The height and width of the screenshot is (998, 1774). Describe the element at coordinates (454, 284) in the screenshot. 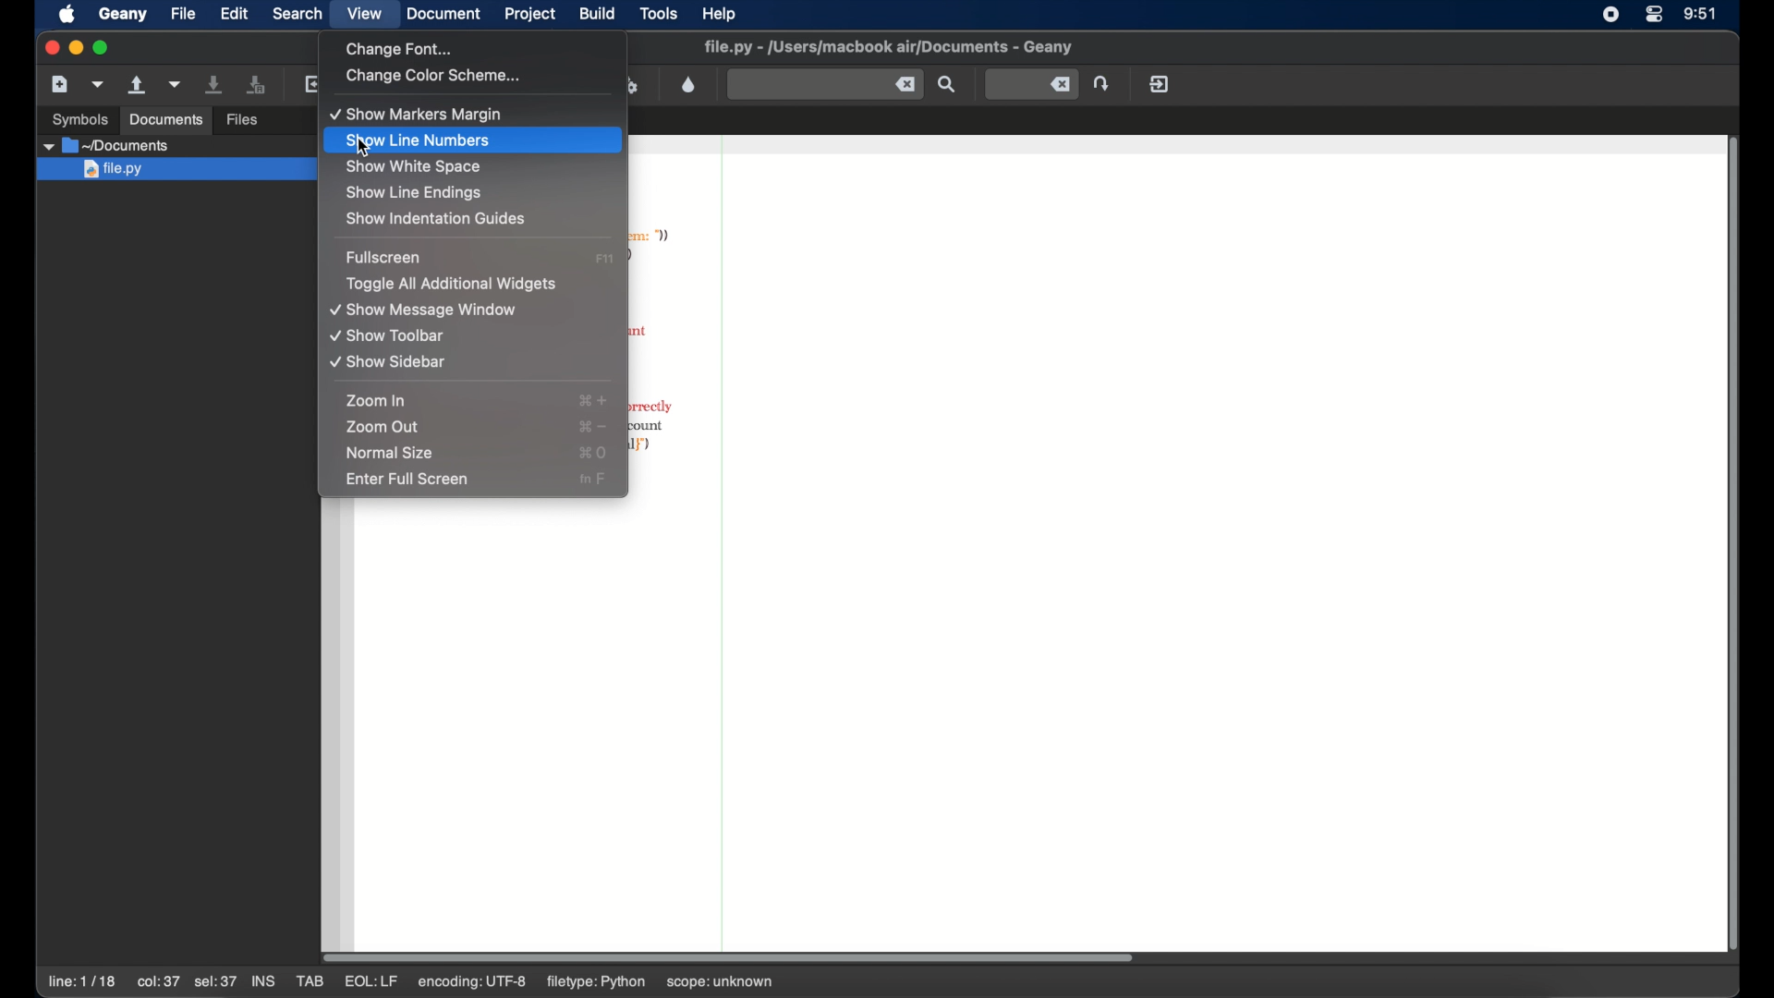

I see `toggle all additional widgets` at that location.